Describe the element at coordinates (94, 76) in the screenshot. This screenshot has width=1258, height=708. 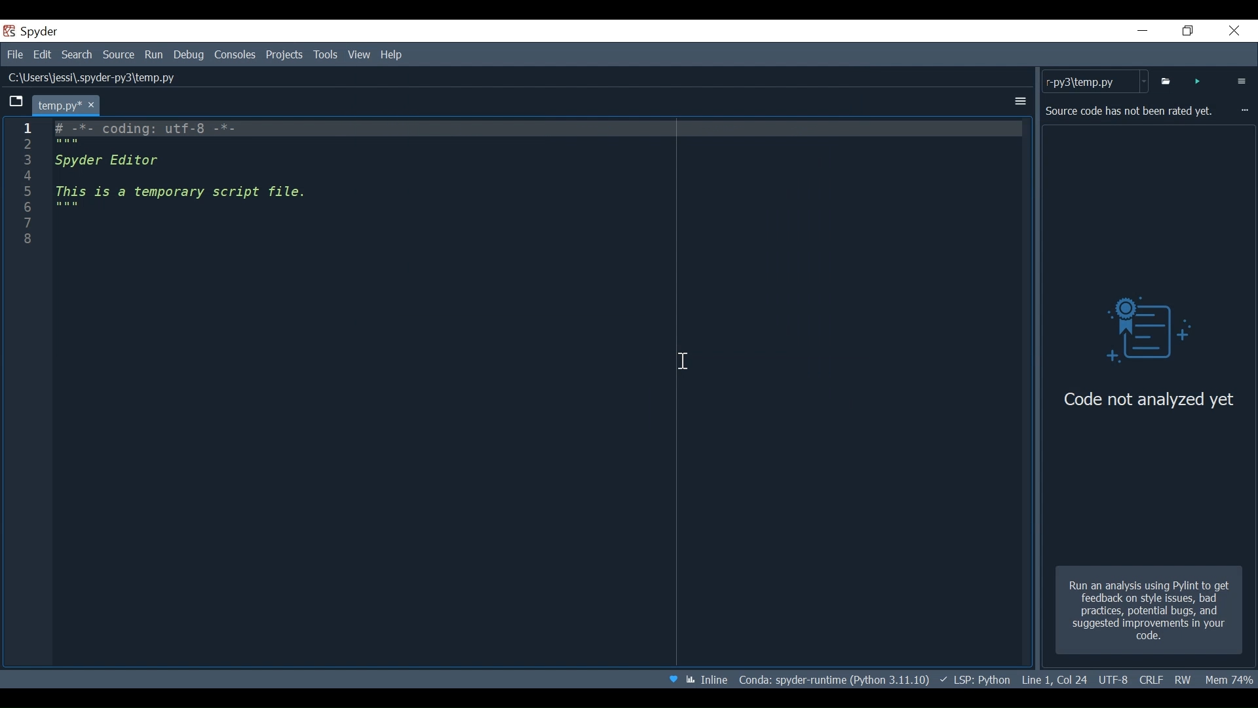
I see `C:\Users\jessi\.spyder-pys\temp.py` at that location.